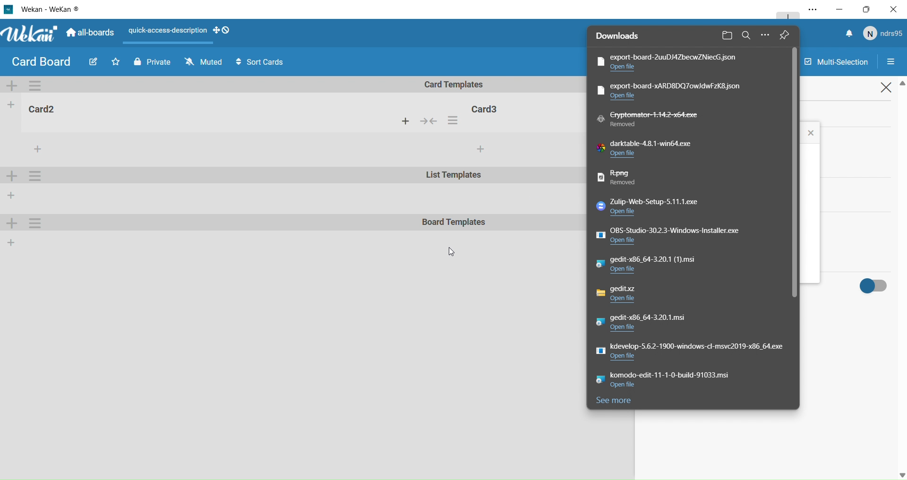  Describe the element at coordinates (676, 91) in the screenshot. I see `downloaded file` at that location.